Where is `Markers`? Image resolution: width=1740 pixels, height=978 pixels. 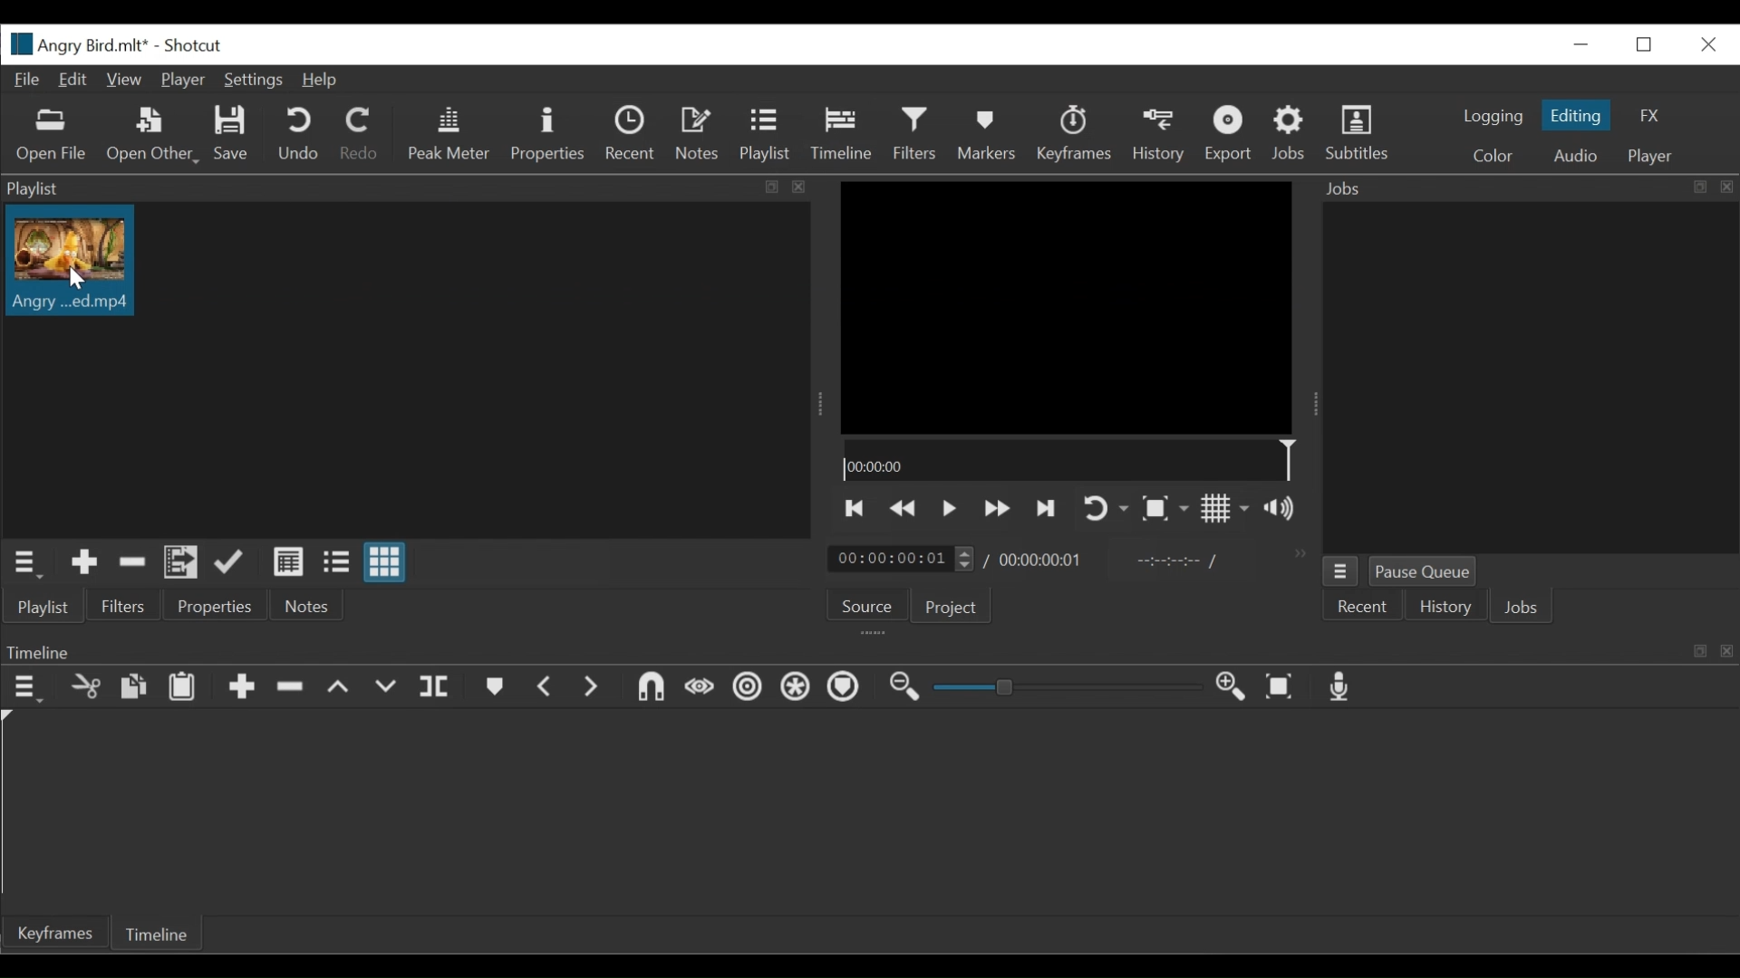 Markers is located at coordinates (986, 135).